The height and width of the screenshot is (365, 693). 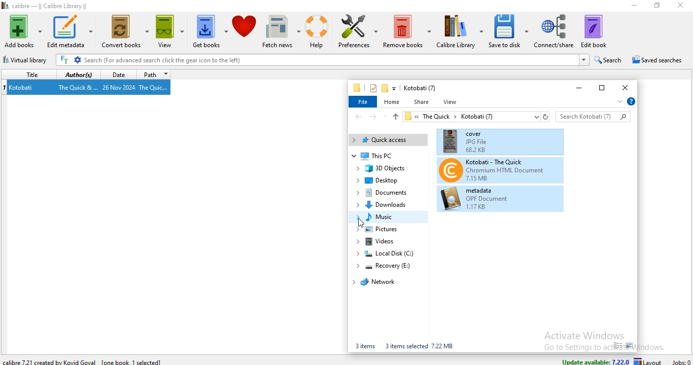 What do you see at coordinates (374, 117) in the screenshot?
I see `forward file path` at bounding box center [374, 117].